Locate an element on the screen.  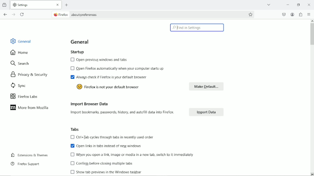
startup is located at coordinates (77, 52).